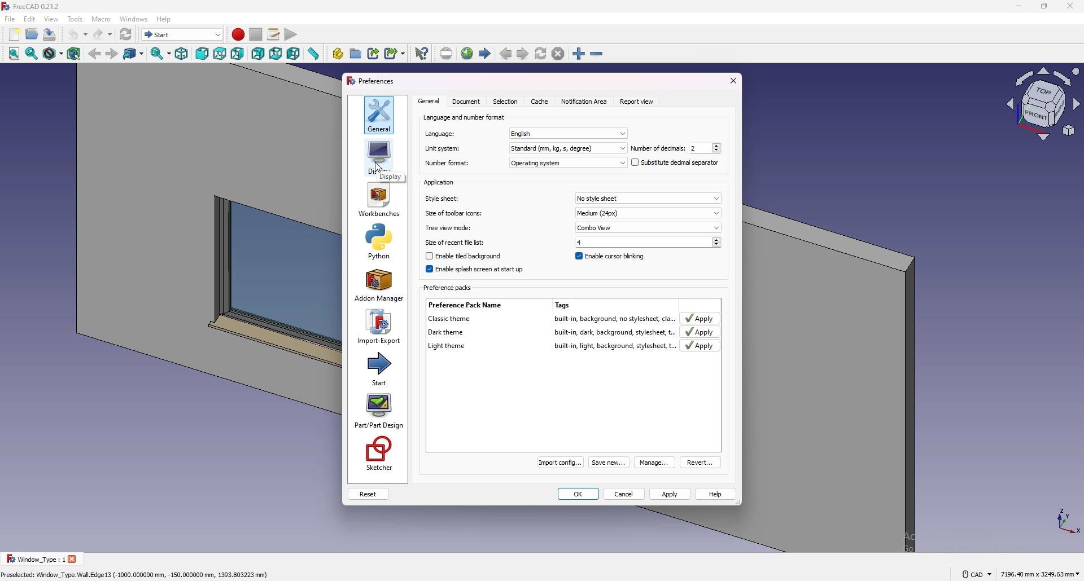 The width and height of the screenshot is (1084, 581). Describe the element at coordinates (579, 495) in the screenshot. I see `ok` at that location.